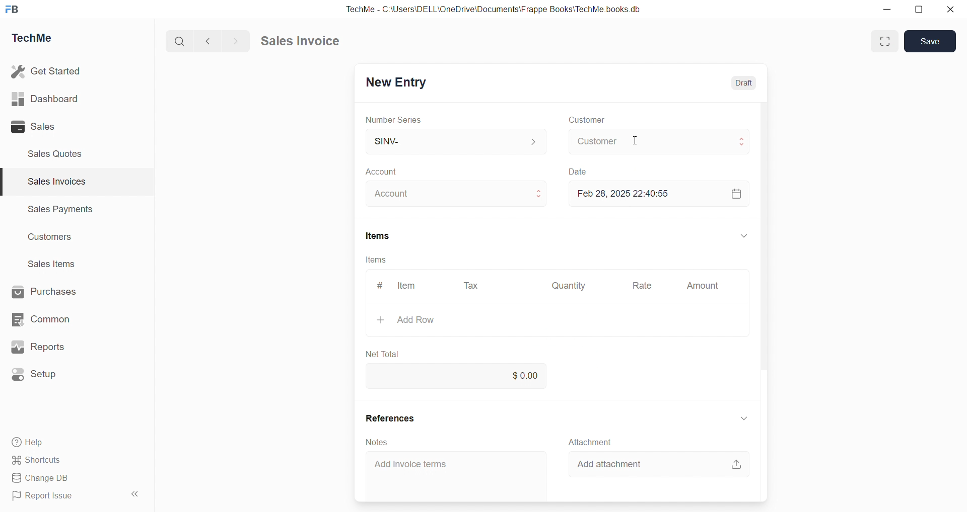 The height and width of the screenshot is (512, 967). I want to click on Account, so click(457, 194).